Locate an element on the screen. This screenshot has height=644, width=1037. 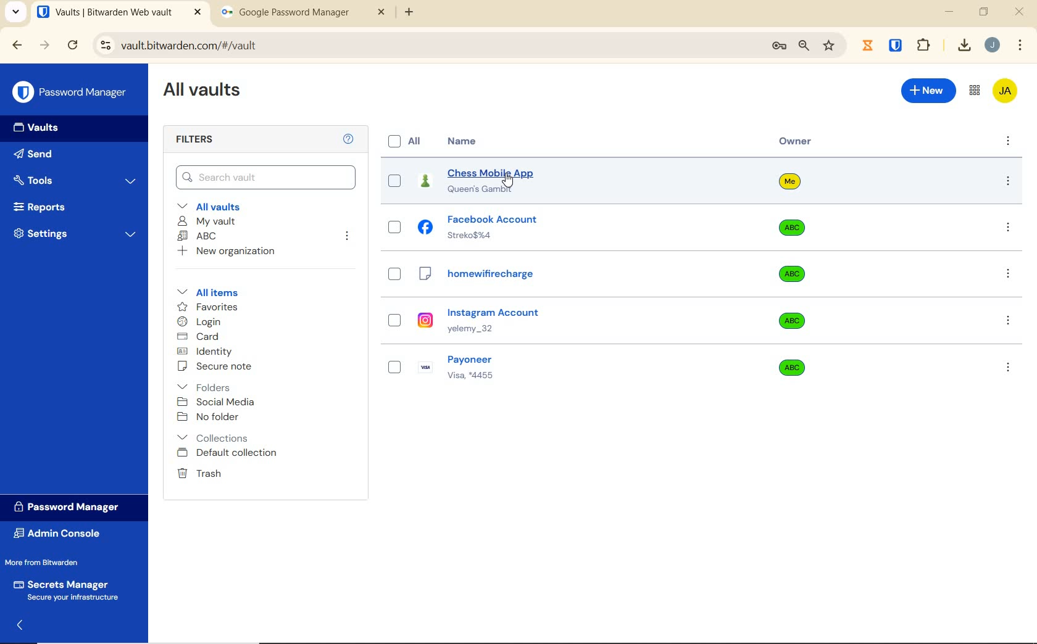
abc is located at coordinates (791, 321).